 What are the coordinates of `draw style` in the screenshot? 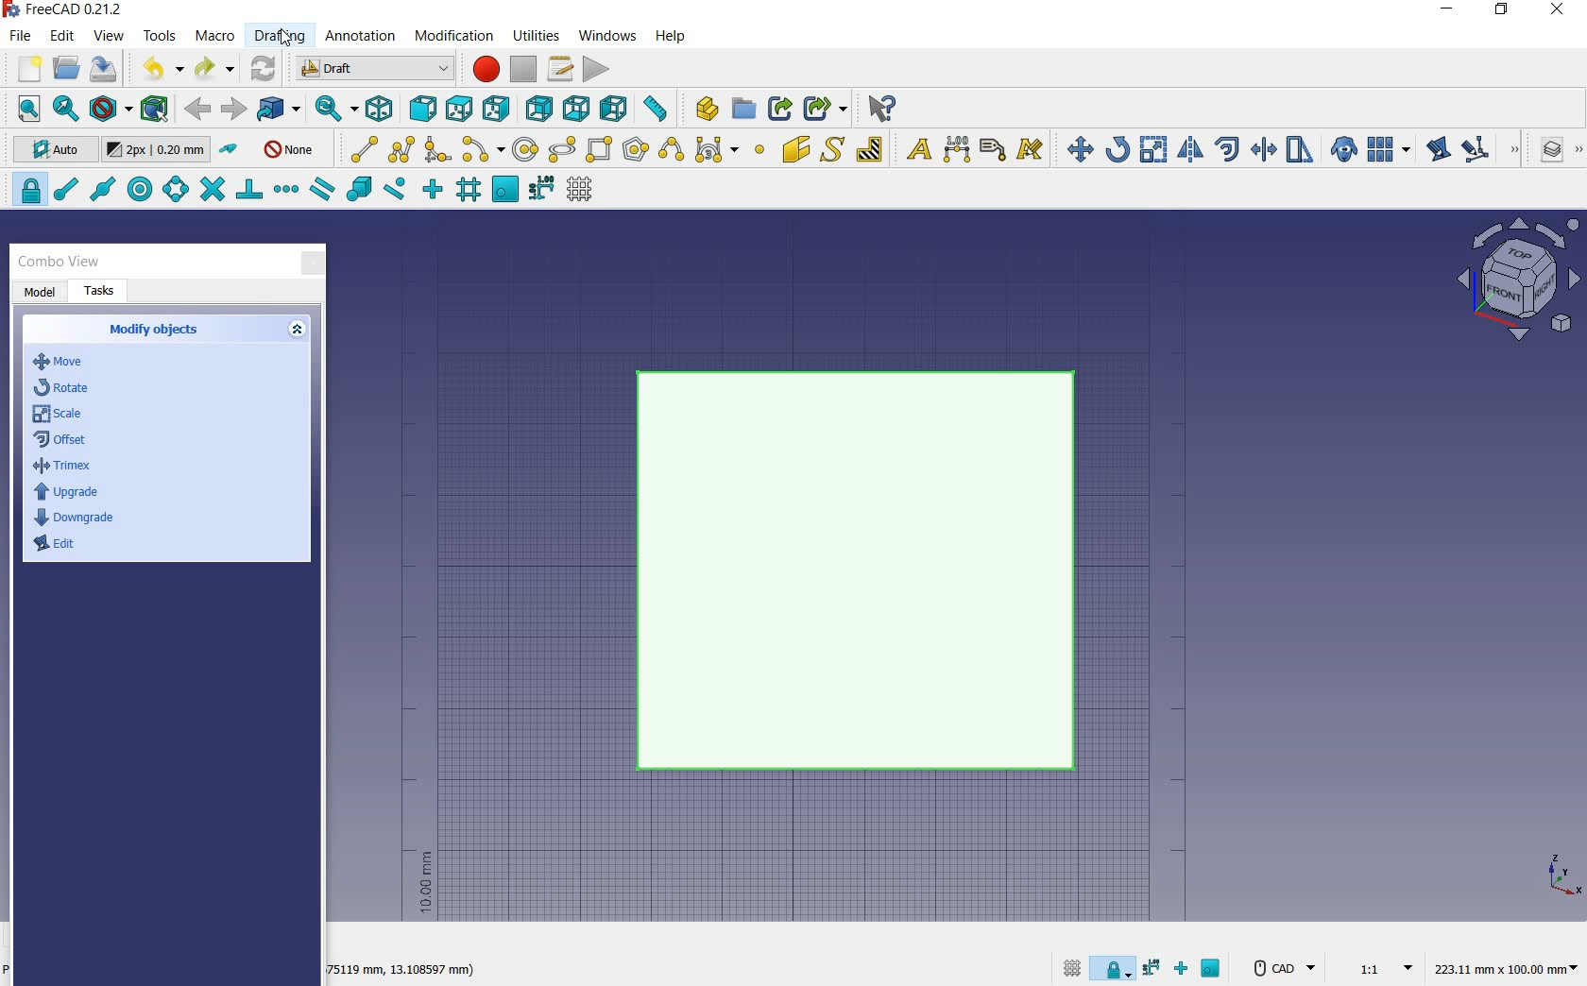 It's located at (111, 110).